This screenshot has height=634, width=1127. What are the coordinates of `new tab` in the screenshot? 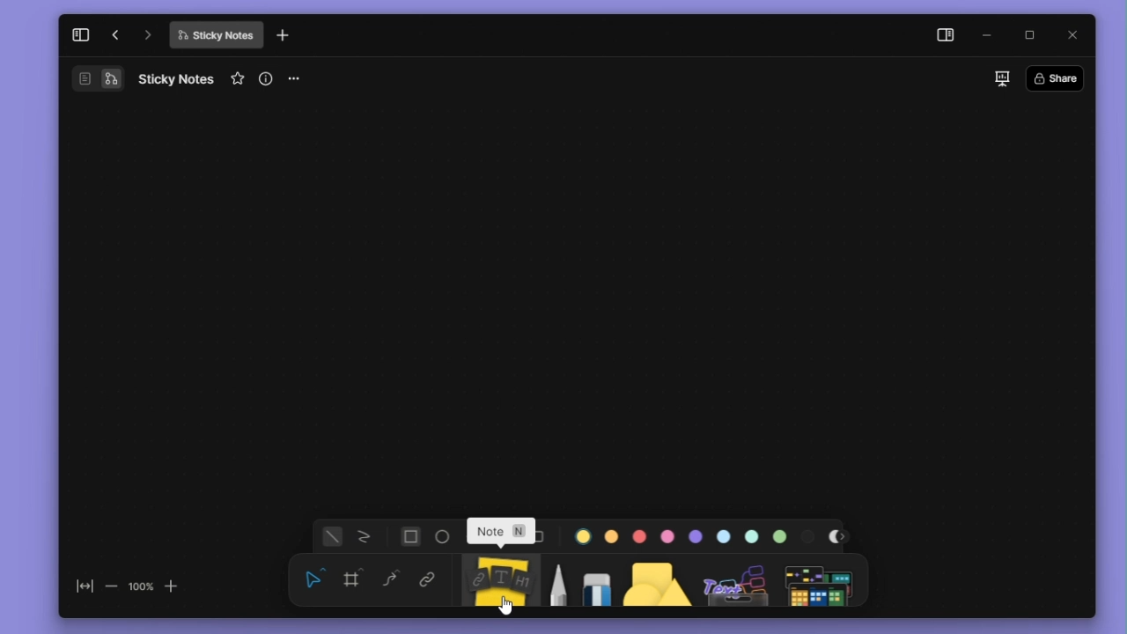 It's located at (291, 38).